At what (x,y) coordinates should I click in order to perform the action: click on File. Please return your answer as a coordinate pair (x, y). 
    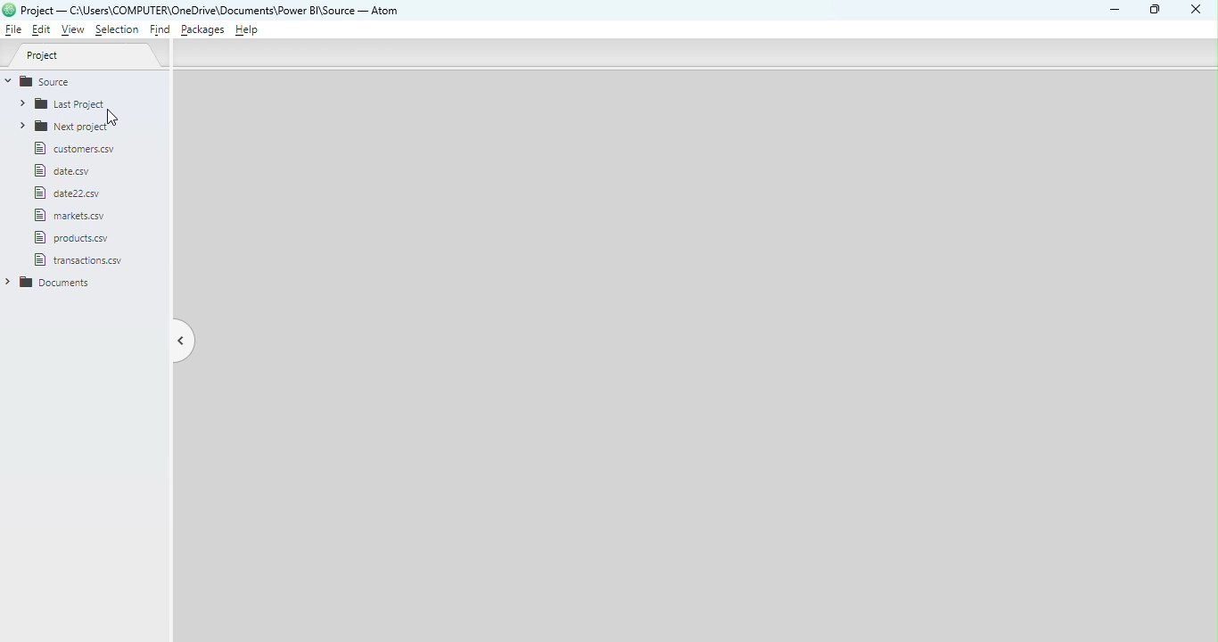
    Looking at the image, I should click on (15, 30).